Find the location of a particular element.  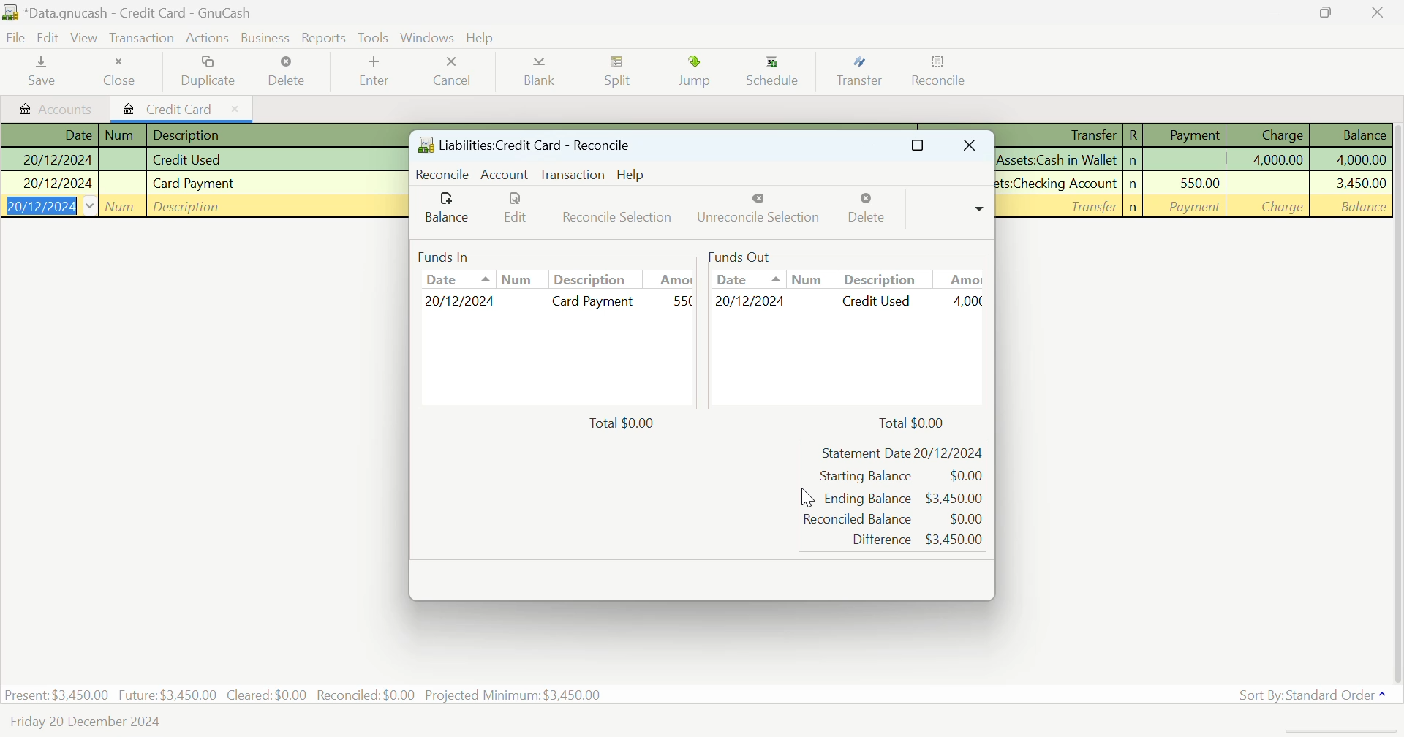

Transaction Details Column Headings is located at coordinates (200, 133).